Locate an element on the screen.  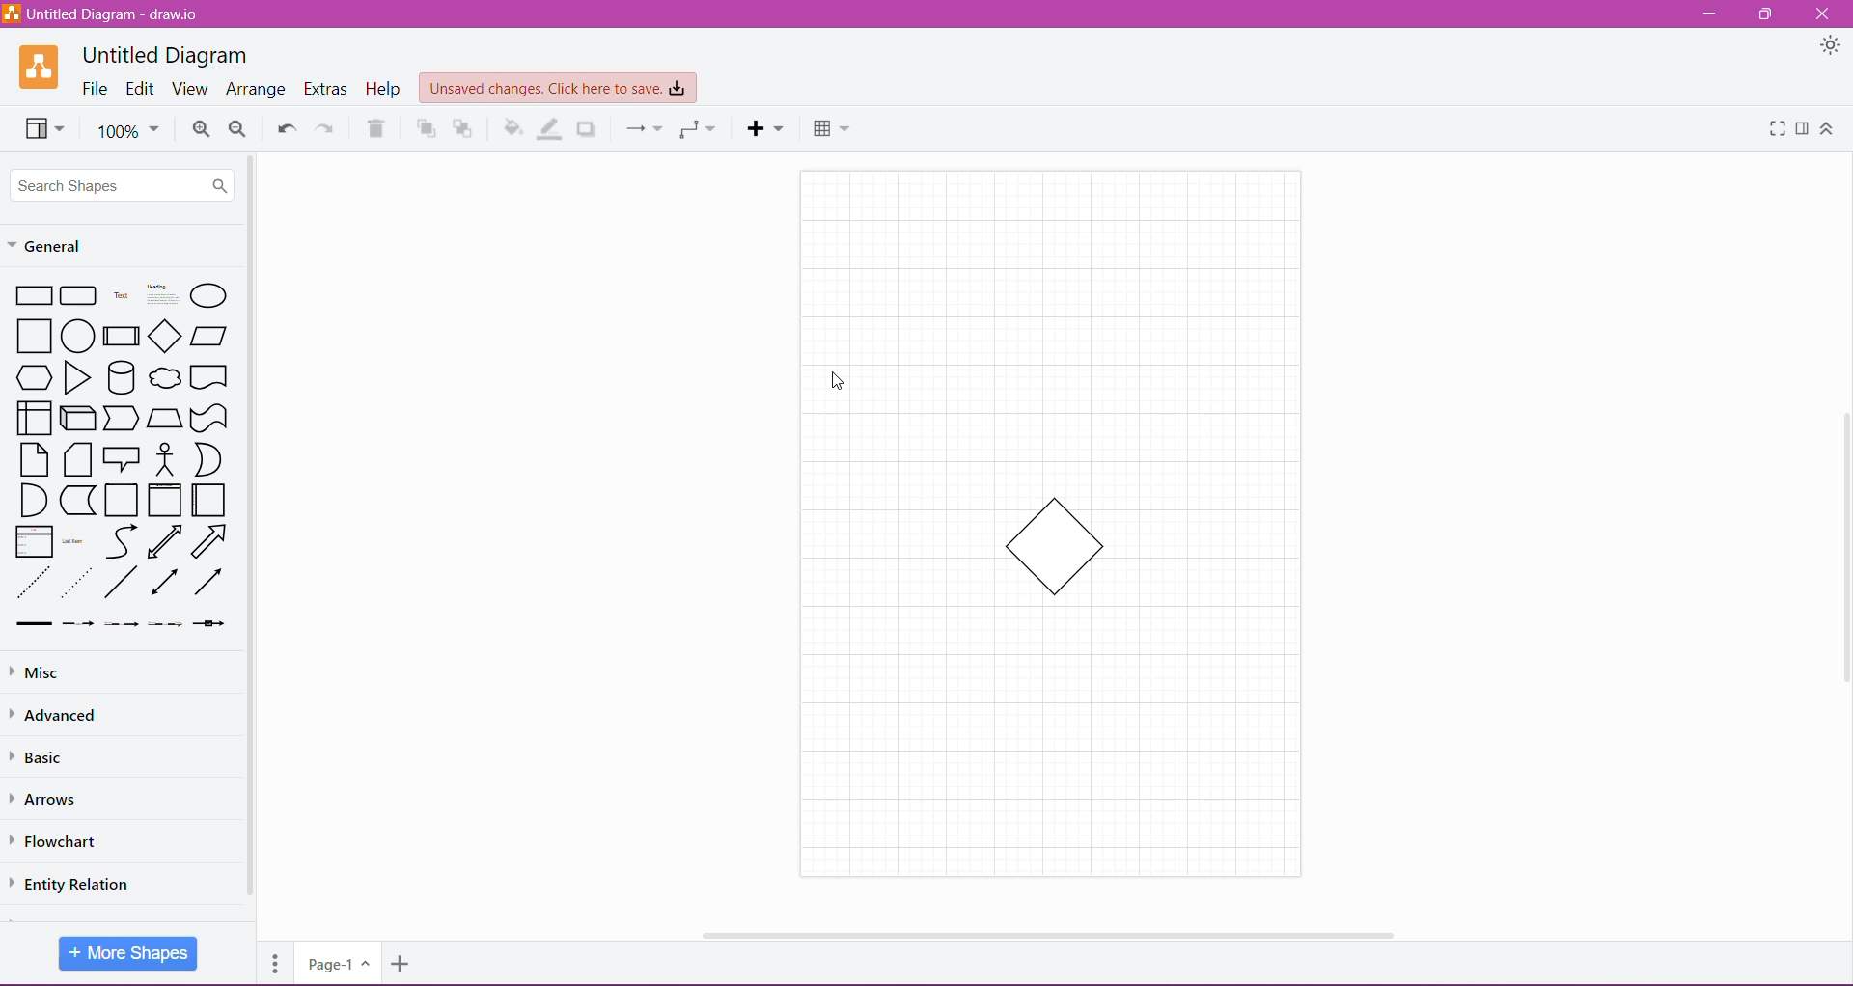
Misc is located at coordinates (46, 671).